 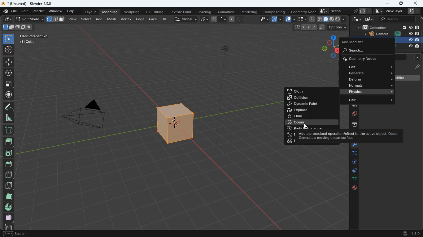 What do you see at coordinates (140, 19) in the screenshot?
I see `edge` at bounding box center [140, 19].